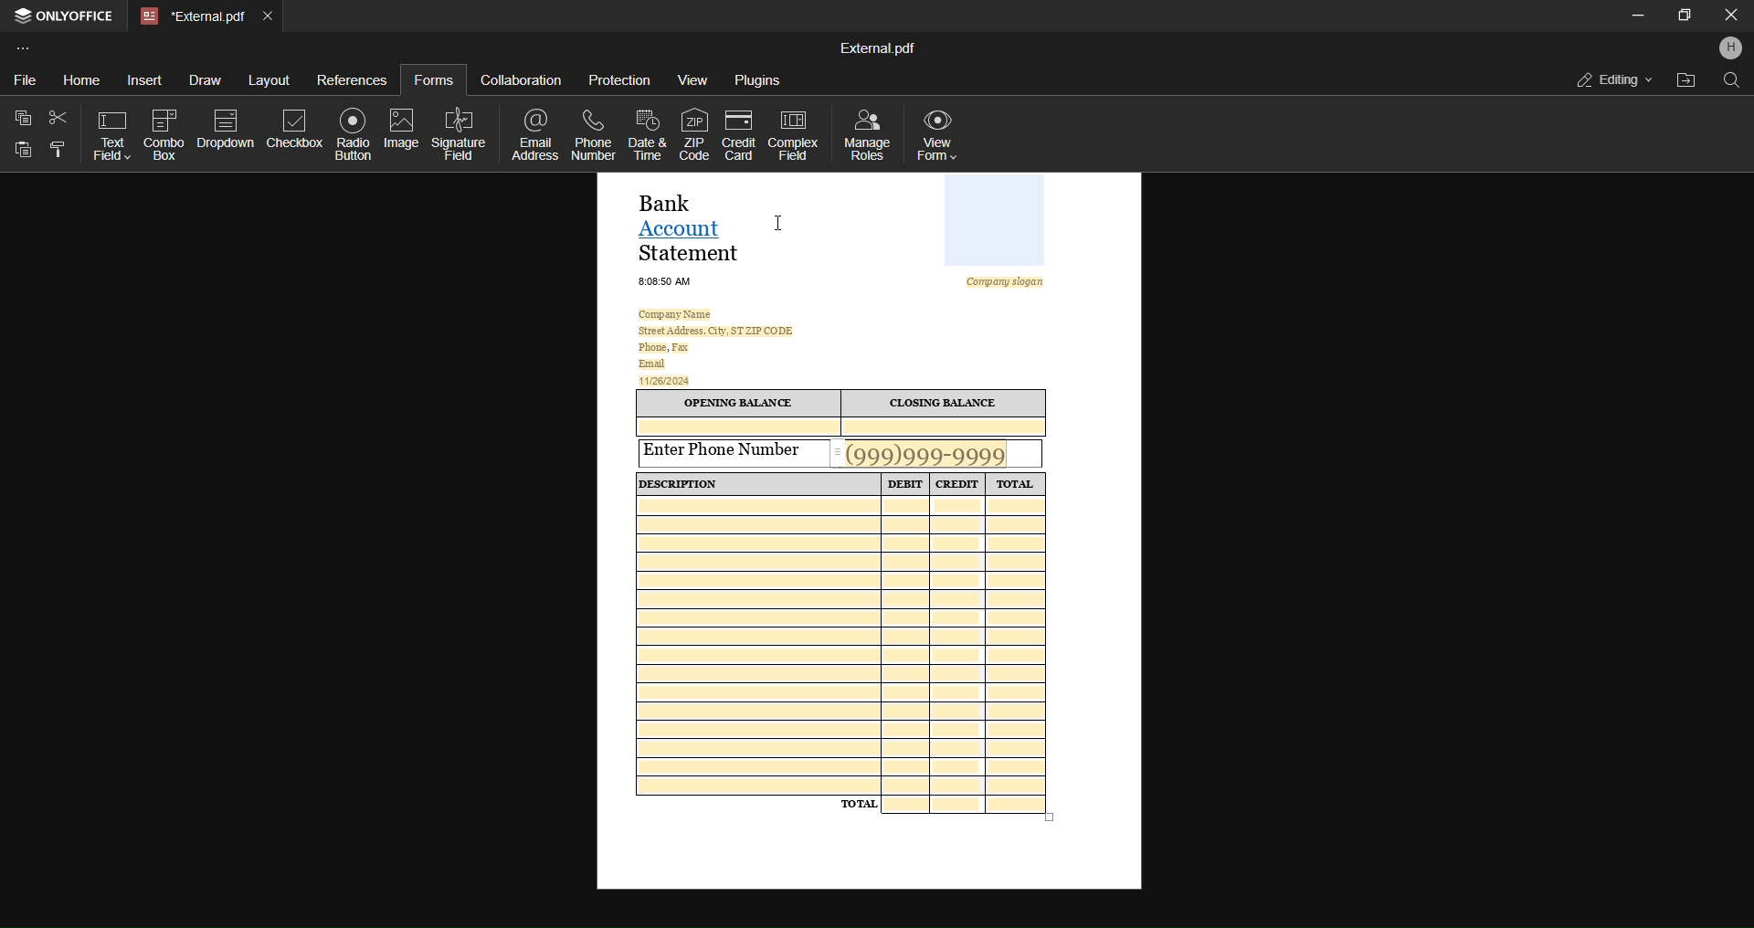 The width and height of the screenshot is (1754, 928). I want to click on insert, so click(144, 79).